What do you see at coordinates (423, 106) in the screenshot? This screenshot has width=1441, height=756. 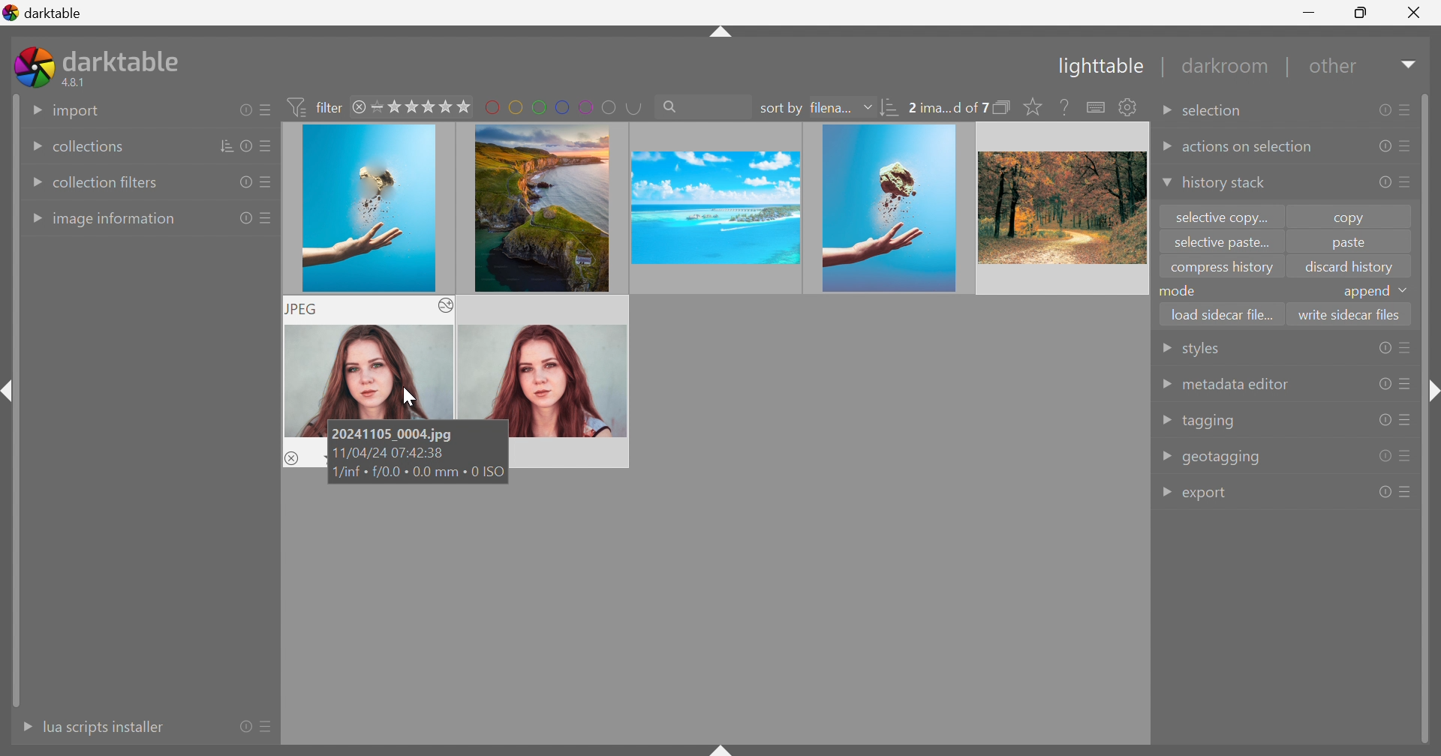 I see `range rating` at bounding box center [423, 106].